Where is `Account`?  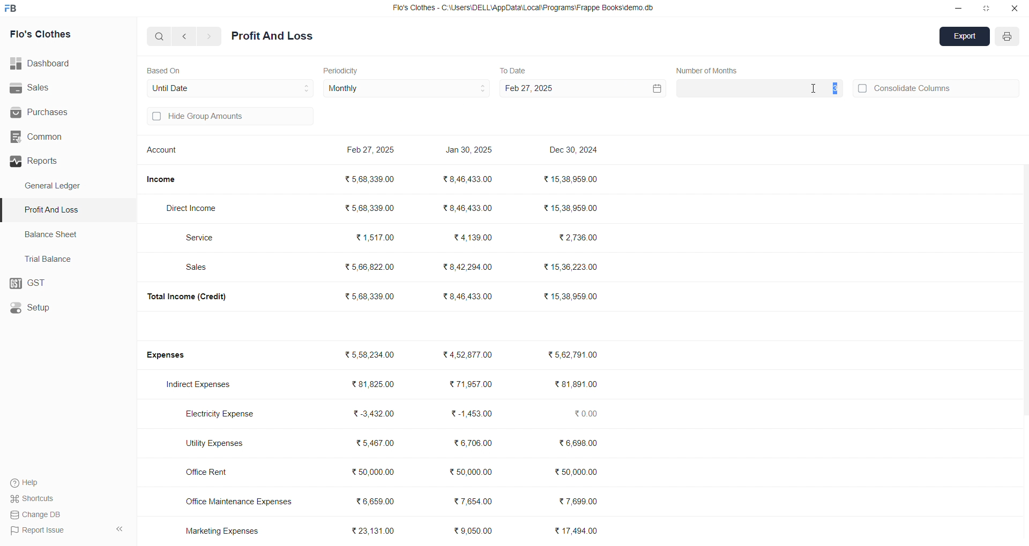 Account is located at coordinates (165, 151).